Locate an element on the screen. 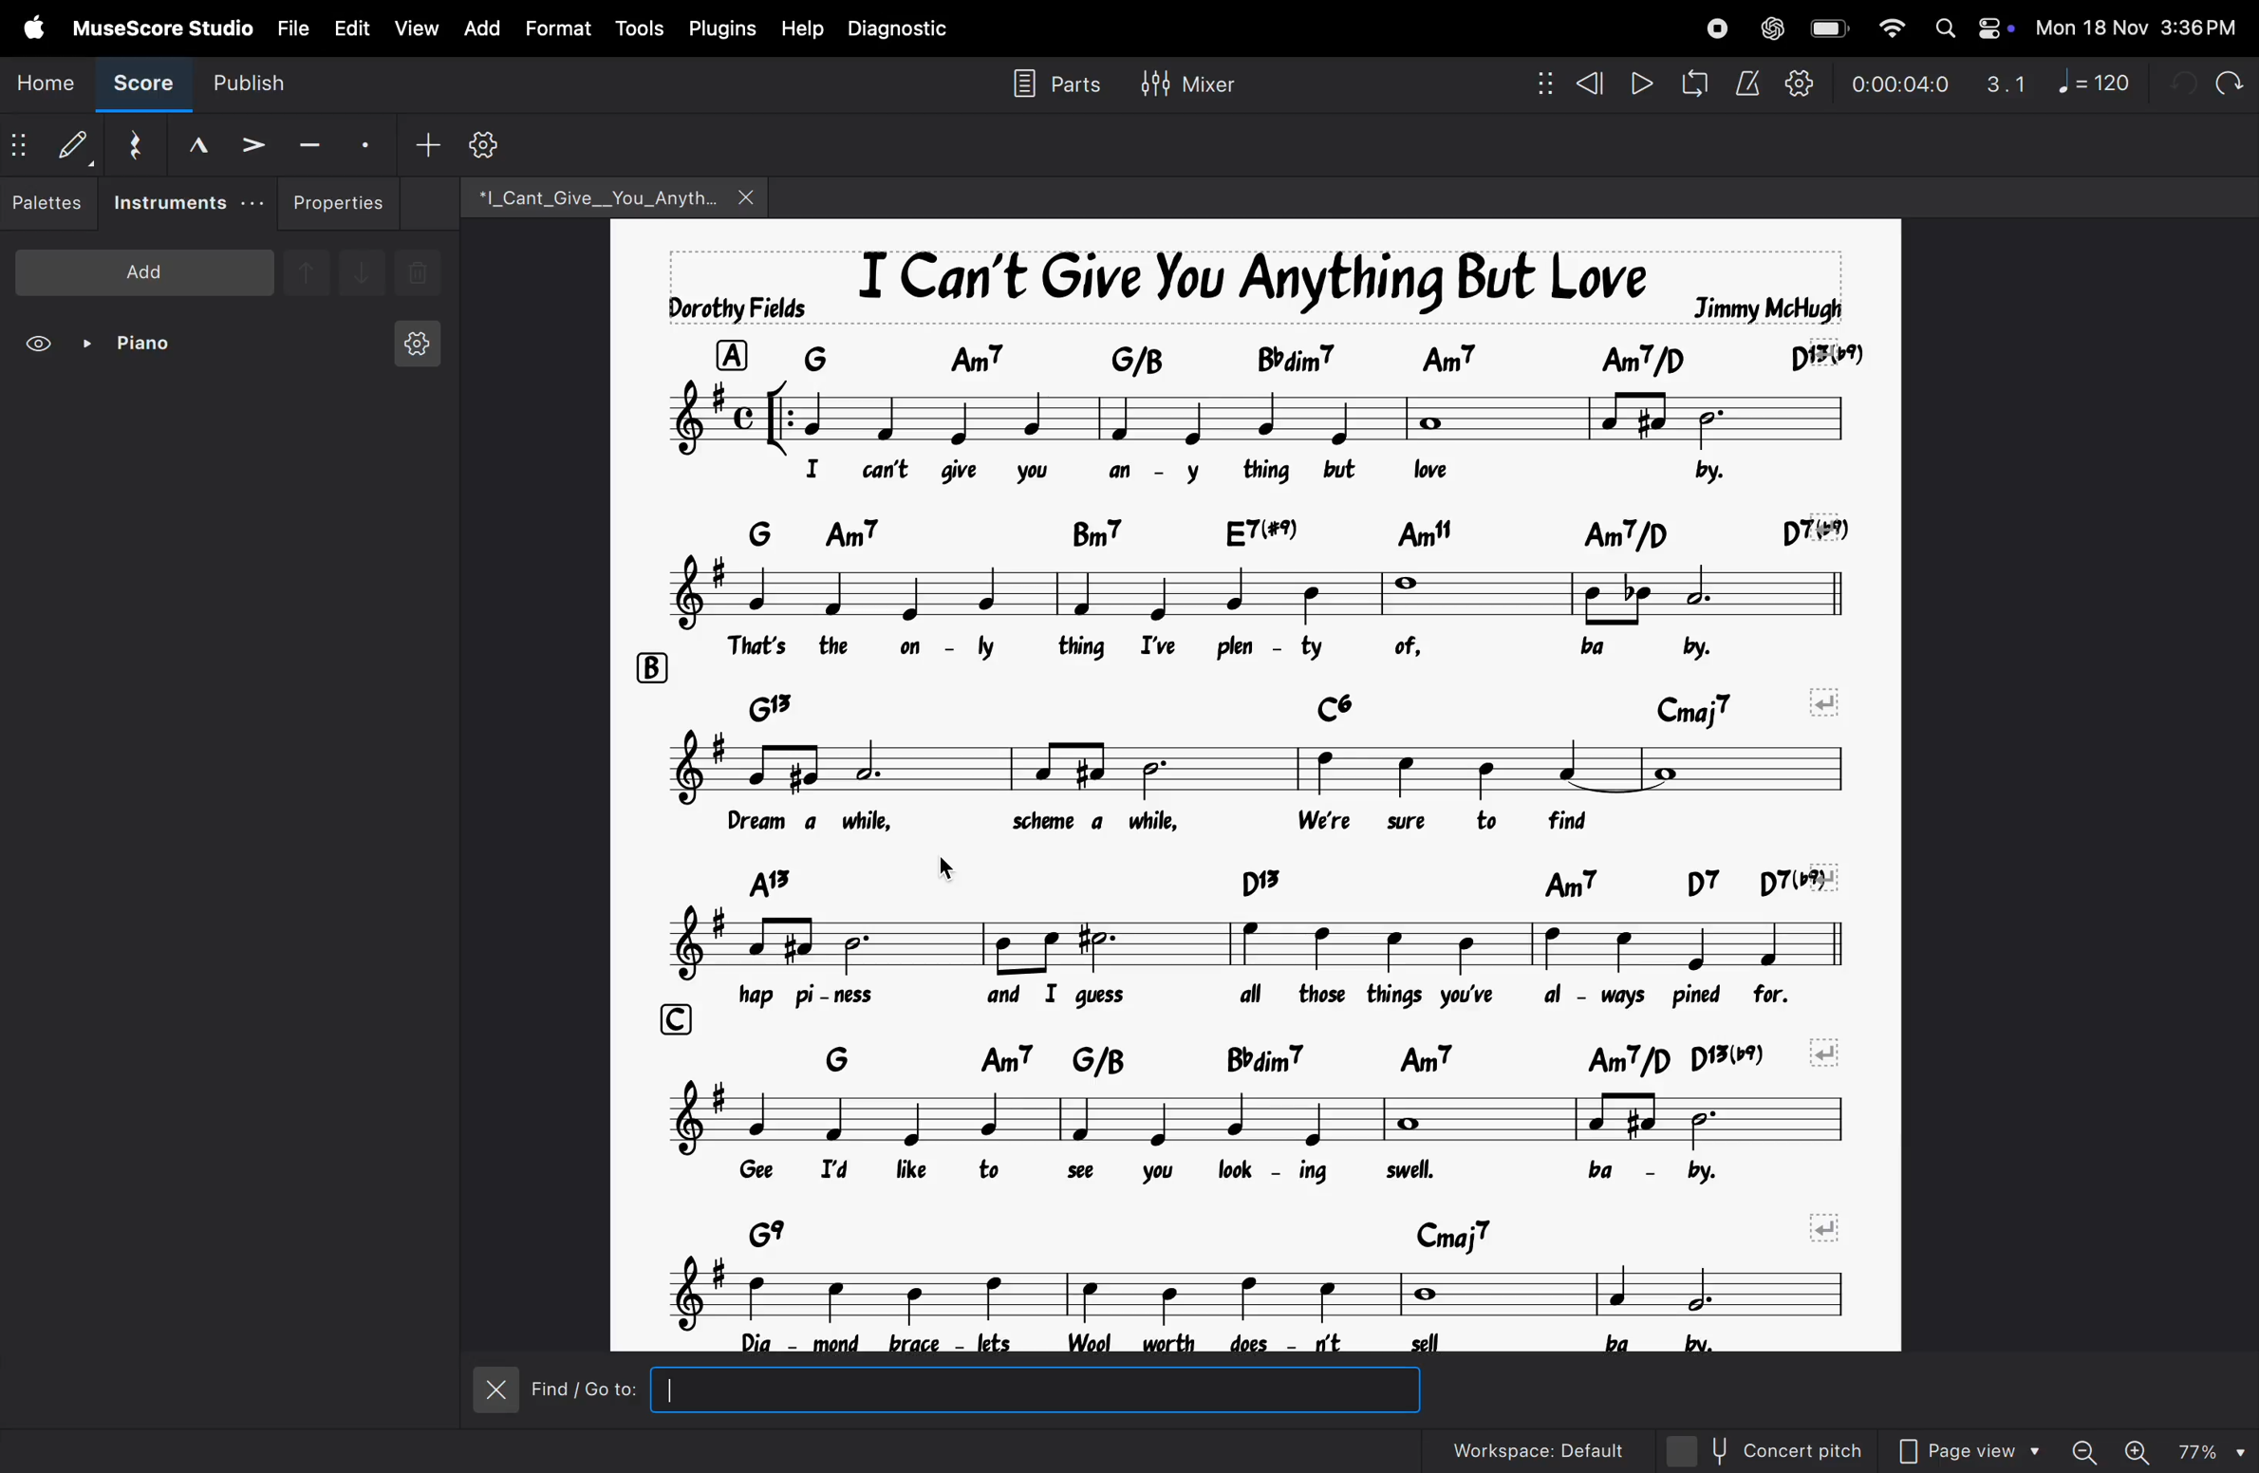 The width and height of the screenshot is (2259, 1473). stacato is located at coordinates (364, 145).